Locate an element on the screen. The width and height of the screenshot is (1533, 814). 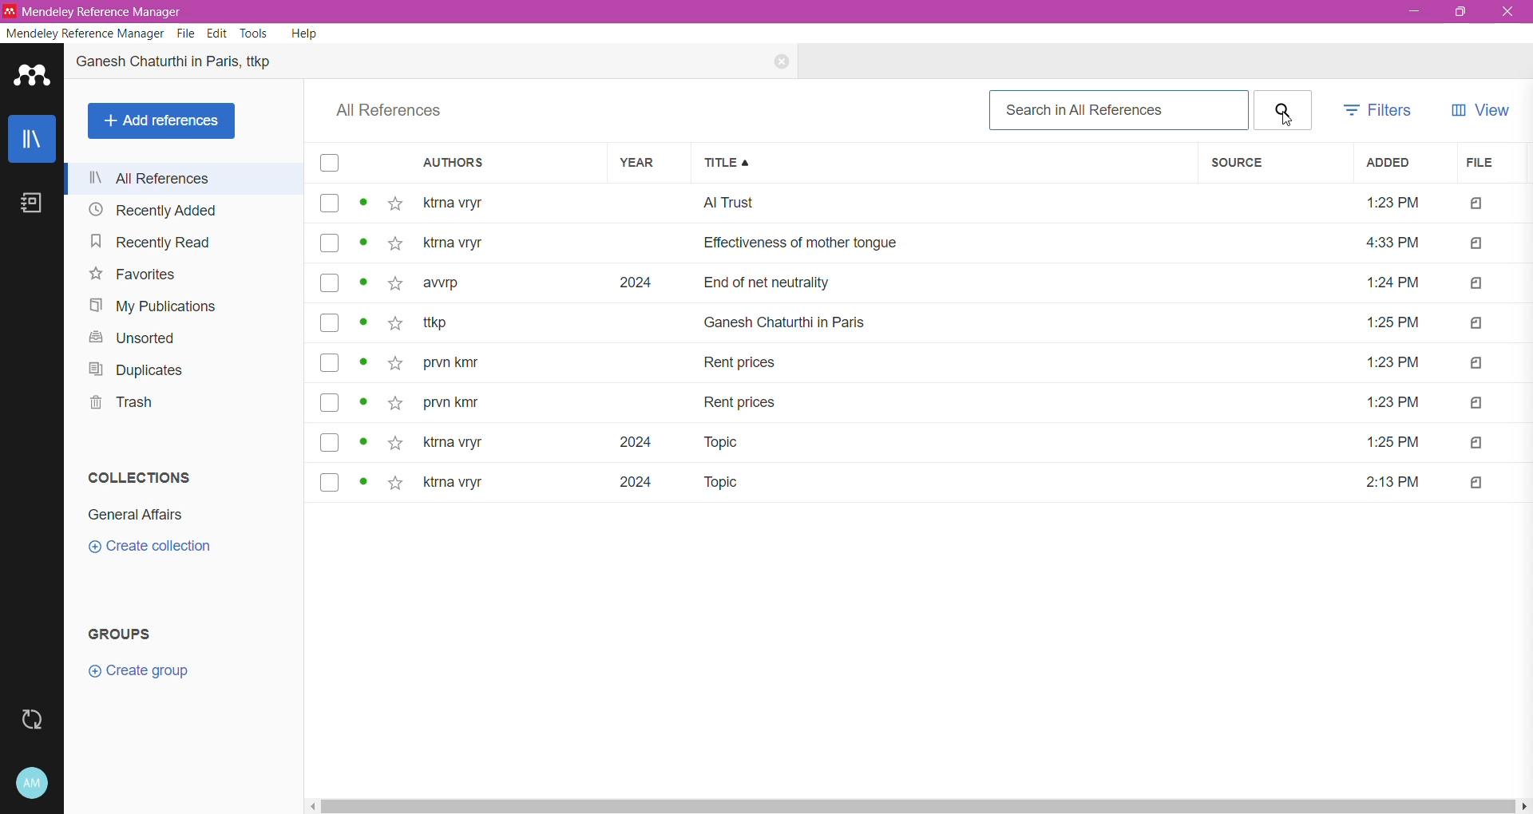
- awrp 2024 End of net neutrality 1:24 PM is located at coordinates (924, 282).